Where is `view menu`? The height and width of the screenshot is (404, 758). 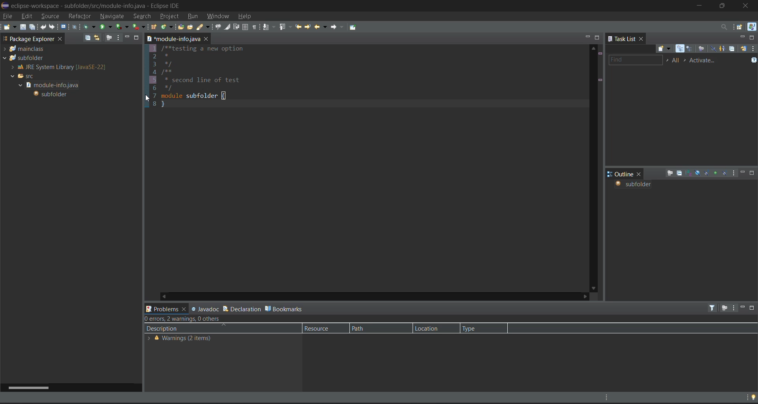
view menu is located at coordinates (118, 37).